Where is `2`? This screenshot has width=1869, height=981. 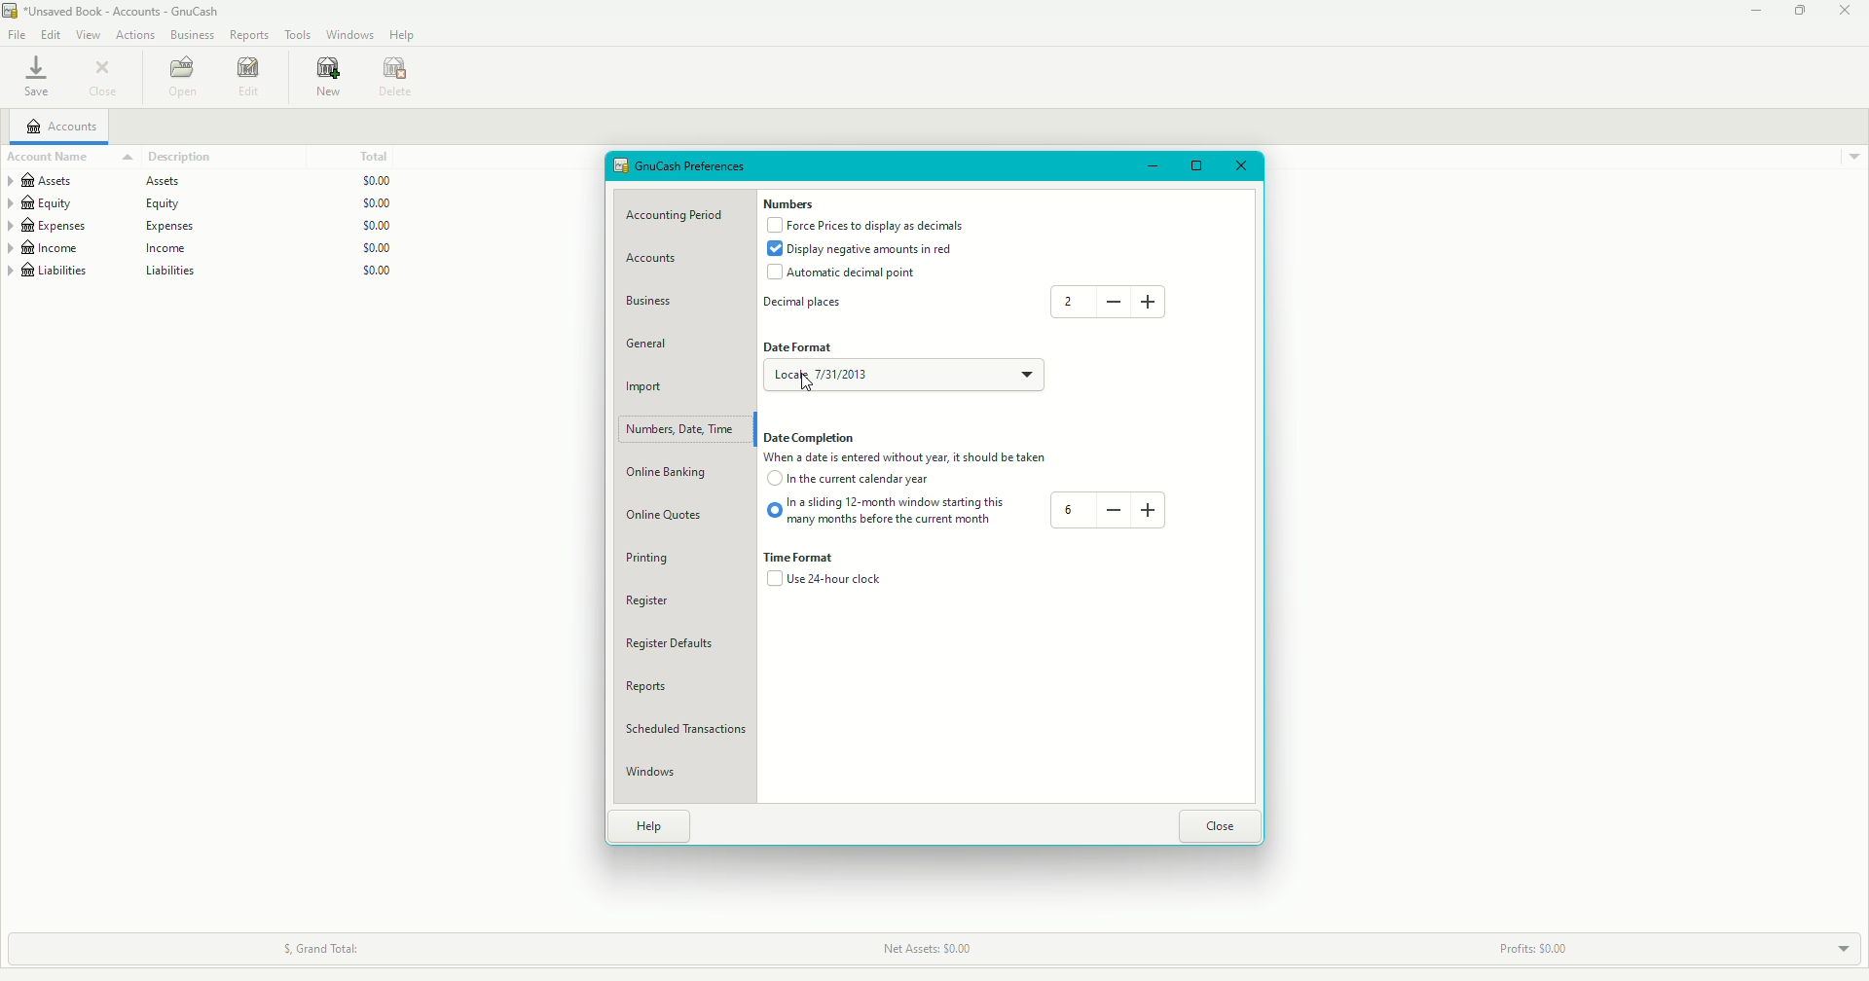
2 is located at coordinates (1065, 301).